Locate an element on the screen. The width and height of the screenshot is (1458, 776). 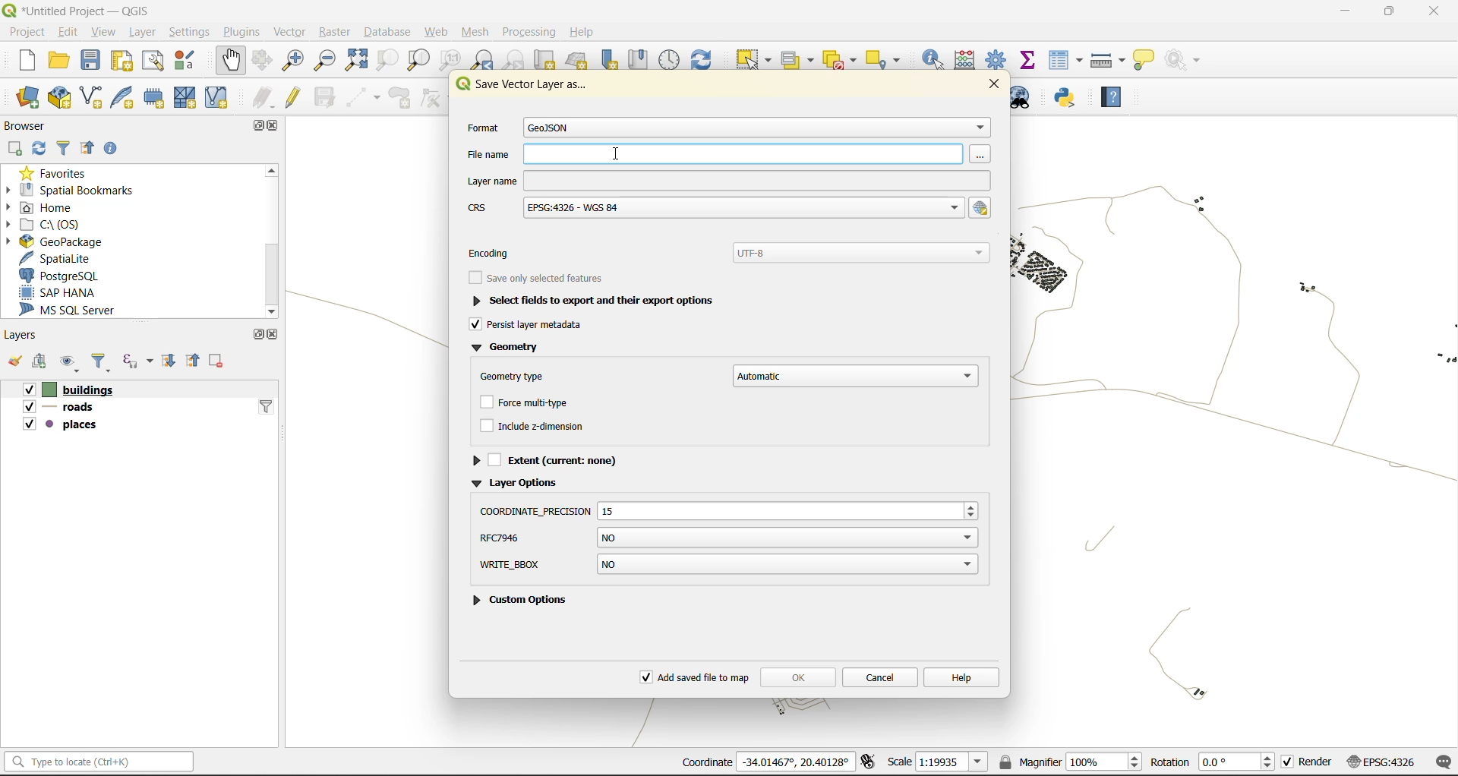
rotation is located at coordinates (1213, 762).